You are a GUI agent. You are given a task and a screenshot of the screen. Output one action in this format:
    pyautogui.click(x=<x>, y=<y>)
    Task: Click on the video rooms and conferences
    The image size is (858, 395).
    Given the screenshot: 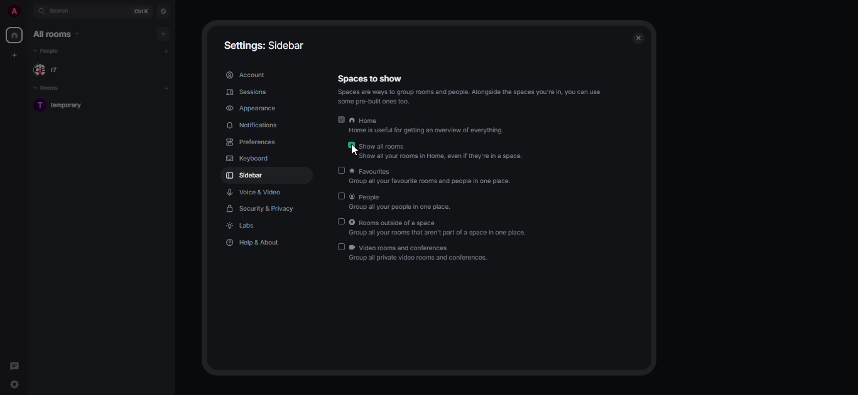 What is the action you would take?
    pyautogui.click(x=418, y=255)
    